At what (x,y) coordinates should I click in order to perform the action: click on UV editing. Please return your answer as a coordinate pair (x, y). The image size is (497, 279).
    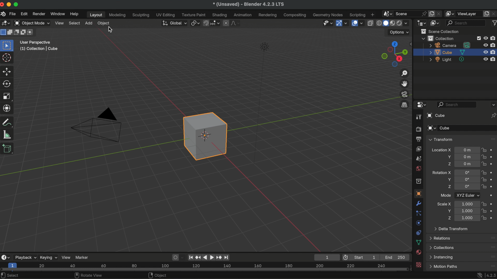
    Looking at the image, I should click on (166, 15).